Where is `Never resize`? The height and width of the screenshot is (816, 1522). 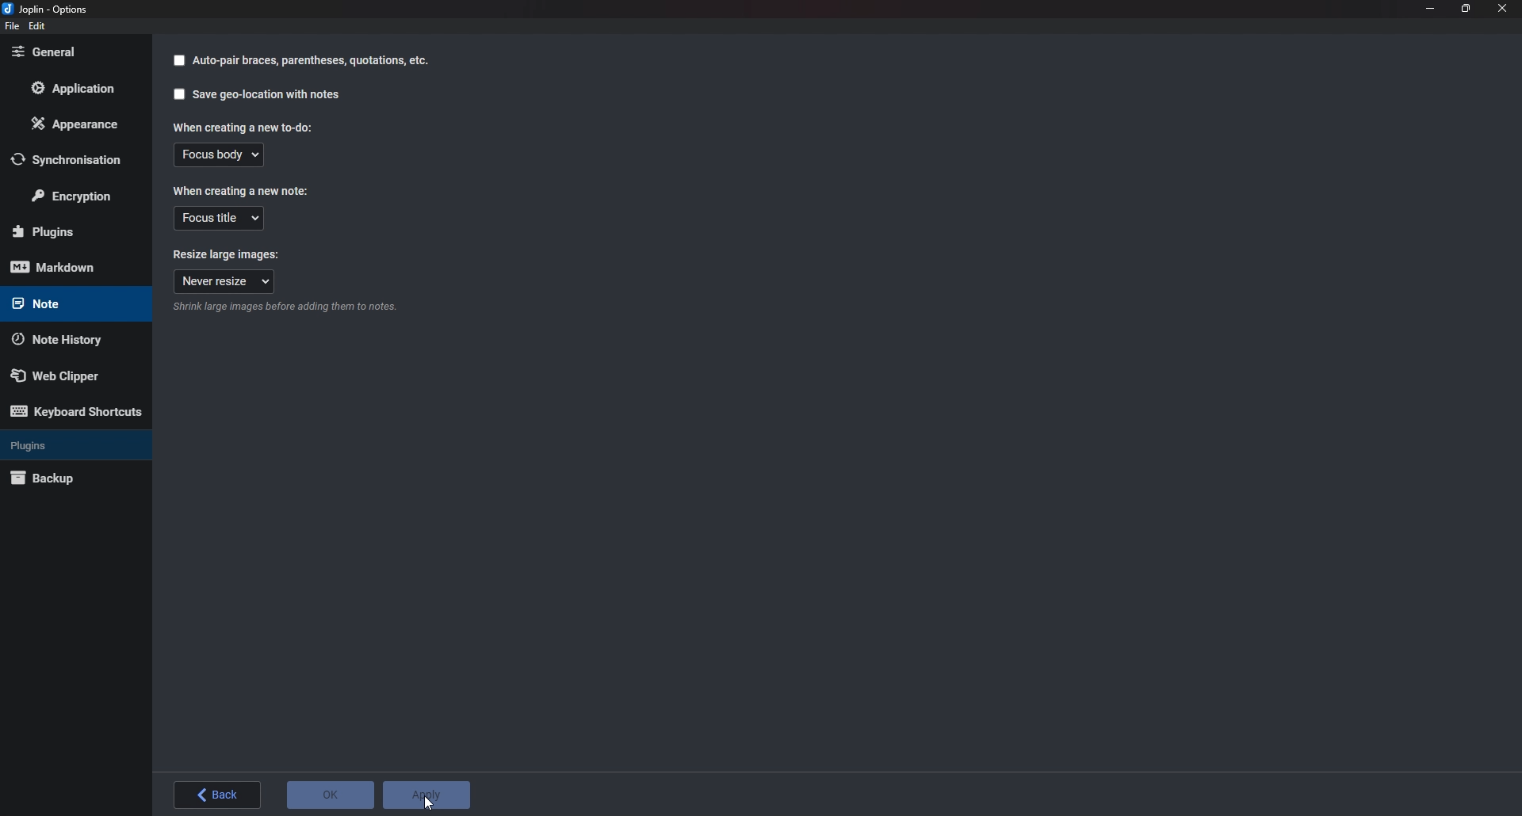 Never resize is located at coordinates (224, 282).